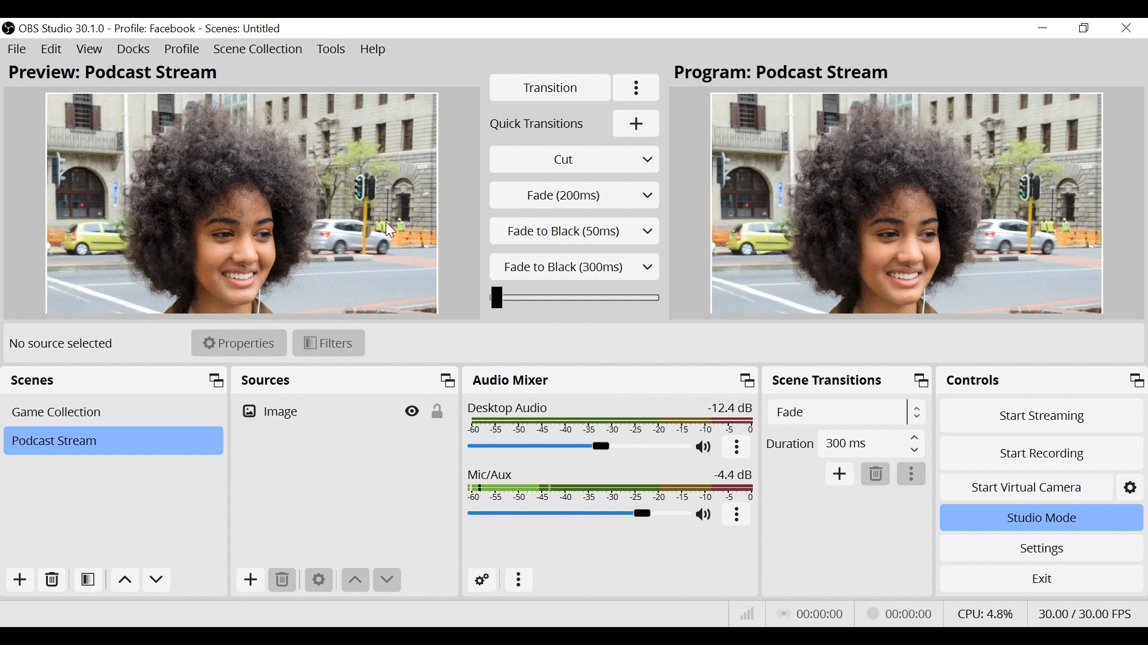 The width and height of the screenshot is (1148, 645). What do you see at coordinates (375, 50) in the screenshot?
I see `Help` at bounding box center [375, 50].